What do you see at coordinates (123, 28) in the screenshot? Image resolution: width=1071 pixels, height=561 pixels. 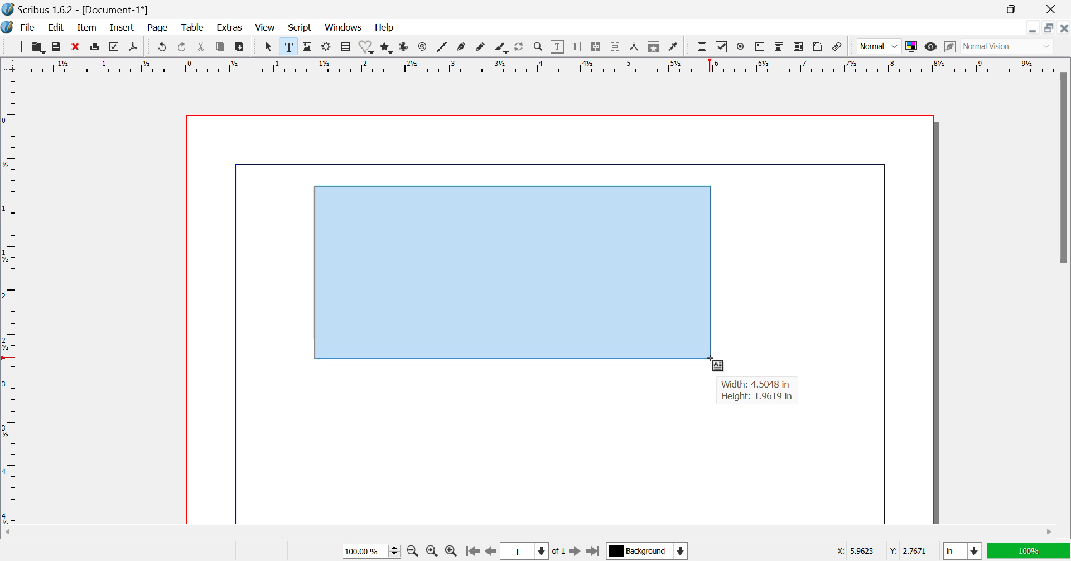 I see `Insert` at bounding box center [123, 28].